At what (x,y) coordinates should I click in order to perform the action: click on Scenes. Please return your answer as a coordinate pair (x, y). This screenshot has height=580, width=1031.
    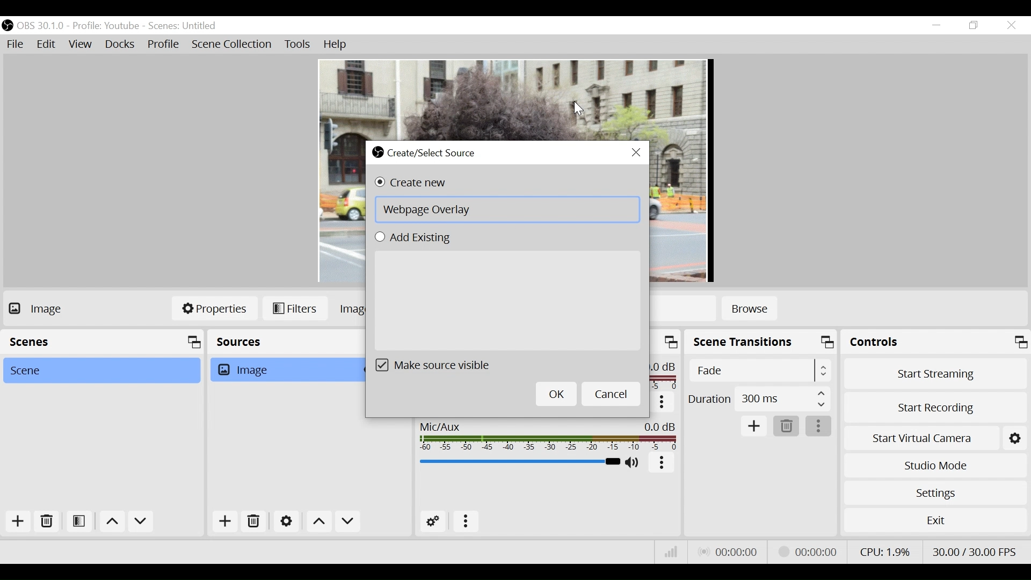
    Looking at the image, I should click on (103, 342).